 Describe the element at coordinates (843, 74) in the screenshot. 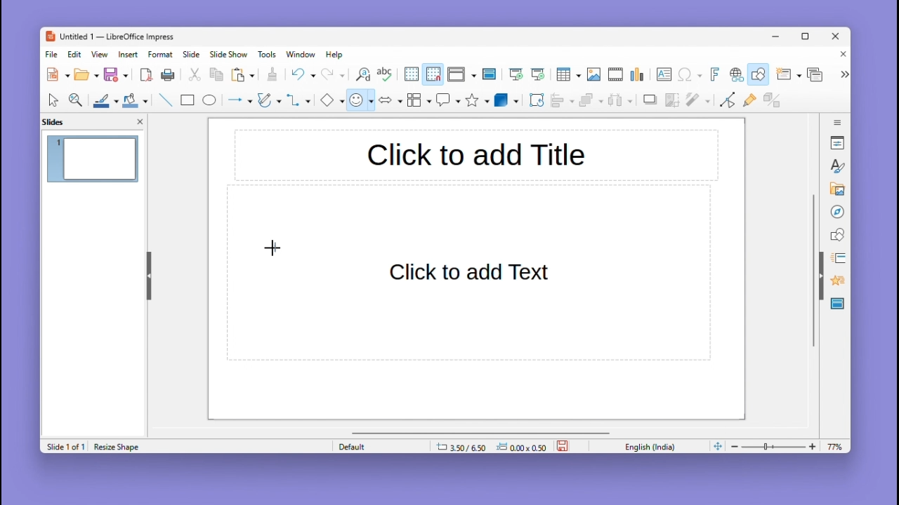

I see `expand` at that location.